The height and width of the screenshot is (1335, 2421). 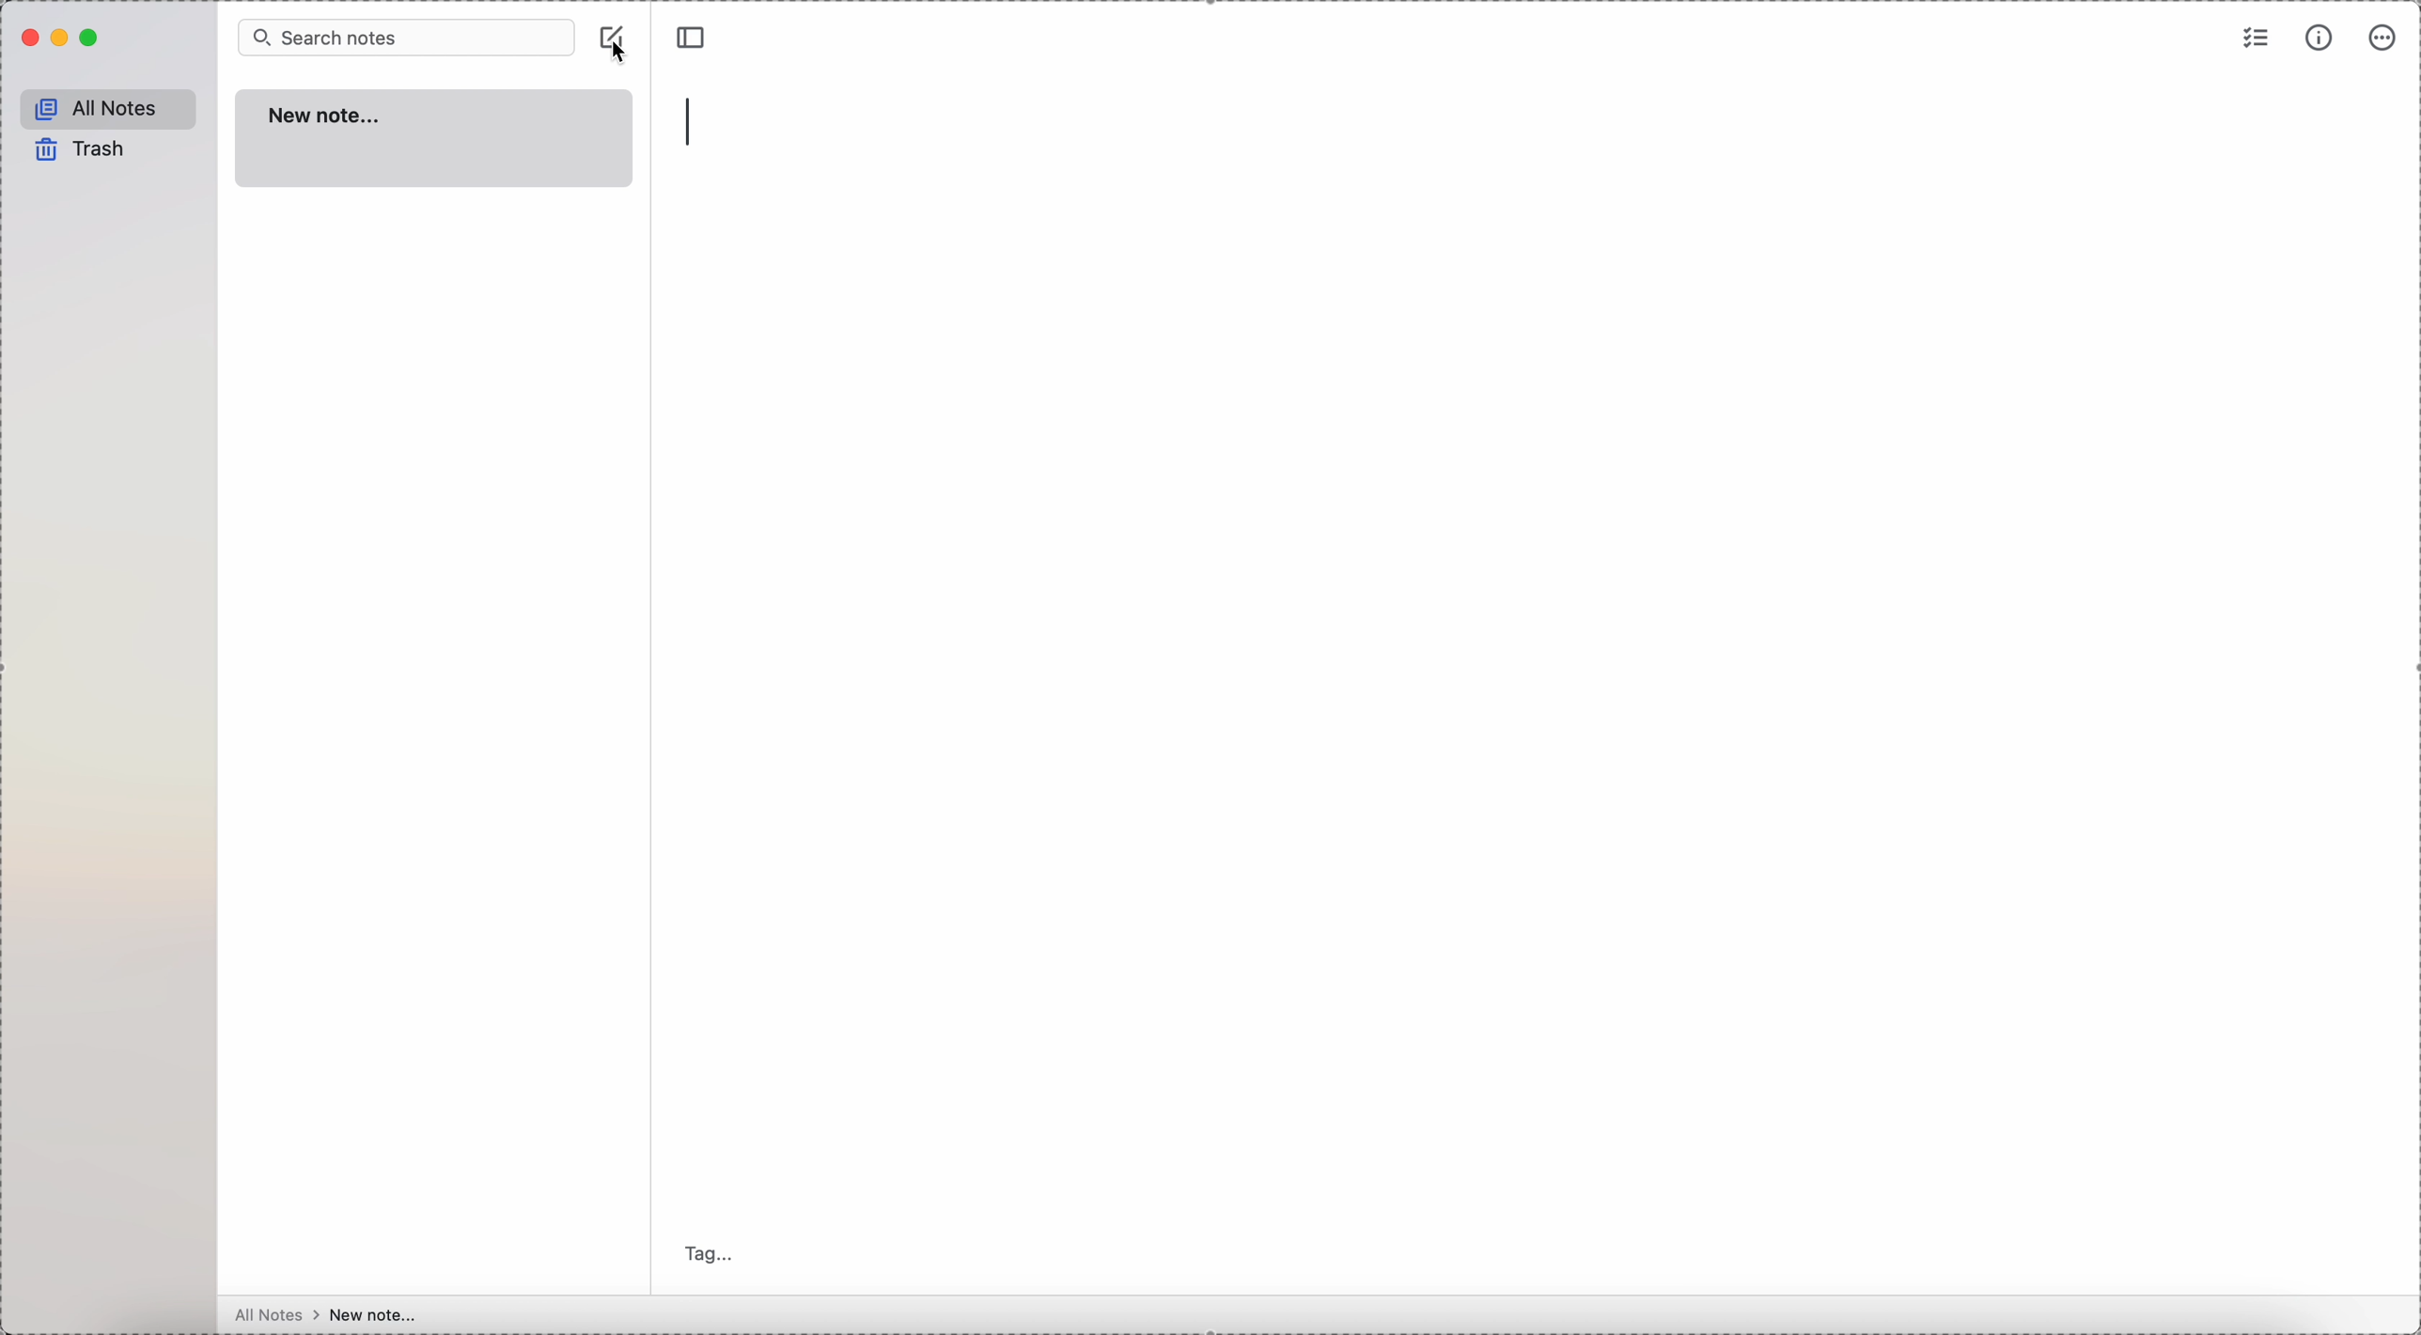 What do you see at coordinates (615, 56) in the screenshot?
I see `cursor` at bounding box center [615, 56].